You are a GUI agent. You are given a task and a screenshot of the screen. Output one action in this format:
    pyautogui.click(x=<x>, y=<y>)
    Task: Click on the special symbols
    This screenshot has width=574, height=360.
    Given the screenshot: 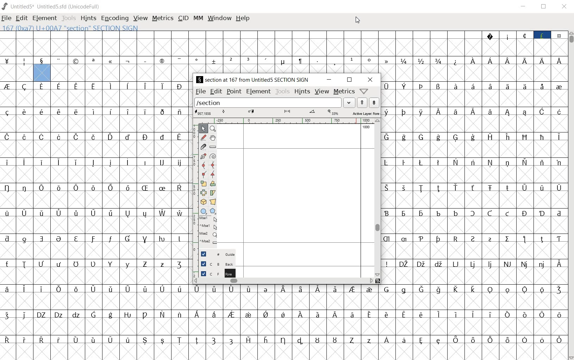 What is the action you would take?
    pyautogui.click(x=200, y=61)
    